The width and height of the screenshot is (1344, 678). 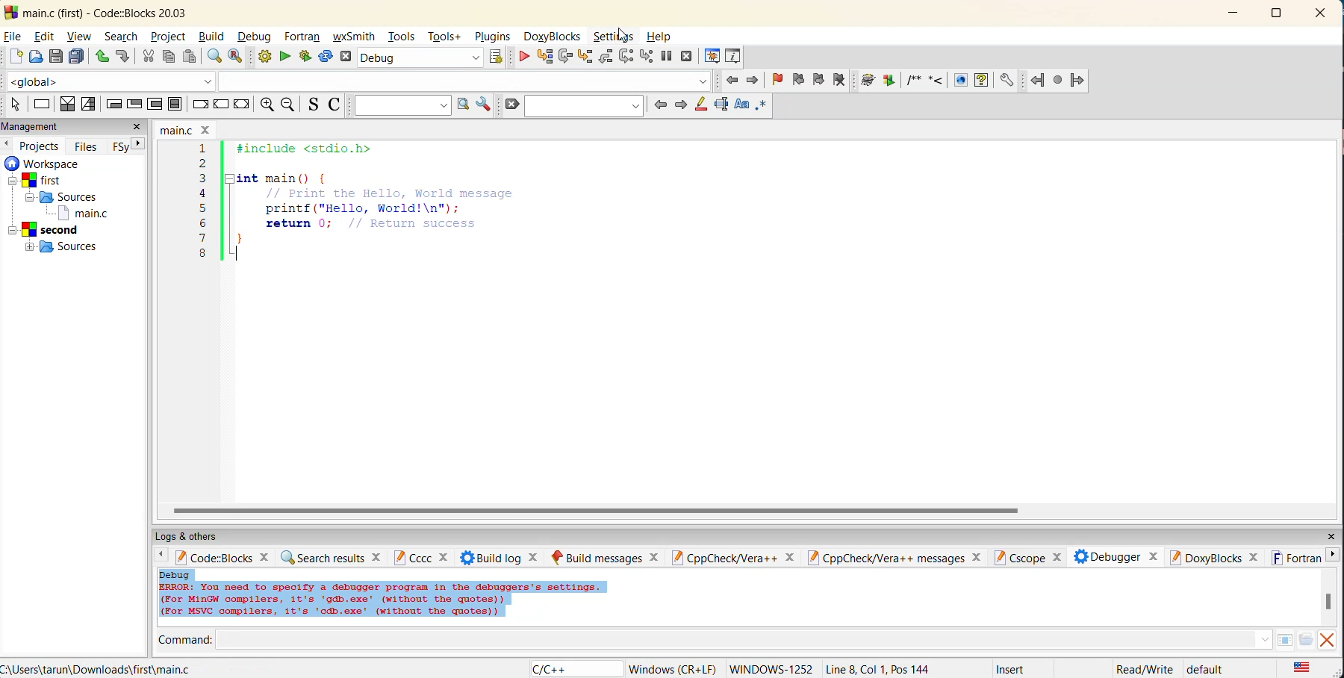 I want to click on next instruction, so click(x=624, y=58).